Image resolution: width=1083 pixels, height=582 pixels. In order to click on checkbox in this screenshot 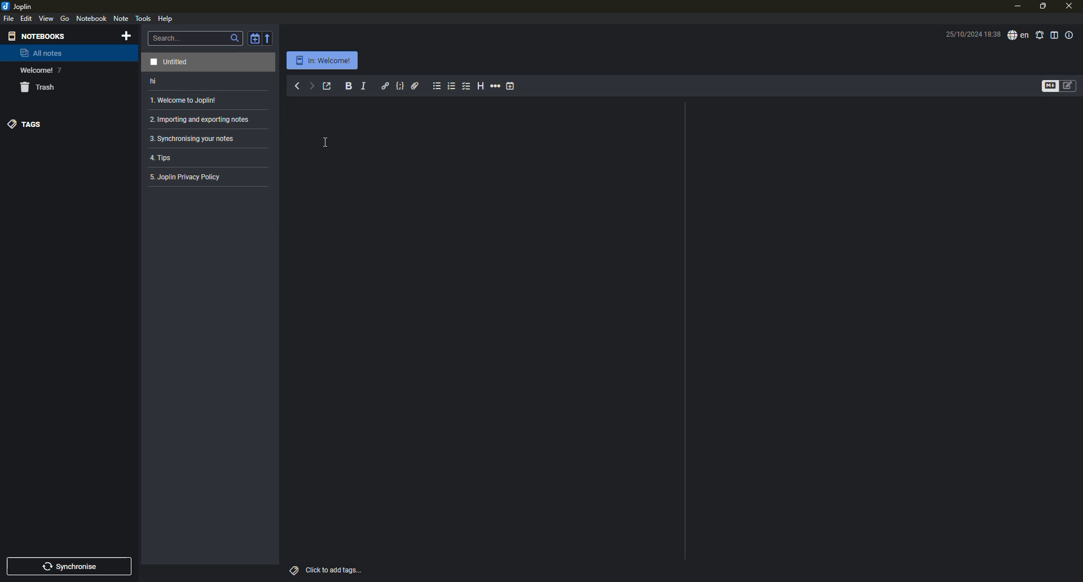, I will do `click(466, 86)`.